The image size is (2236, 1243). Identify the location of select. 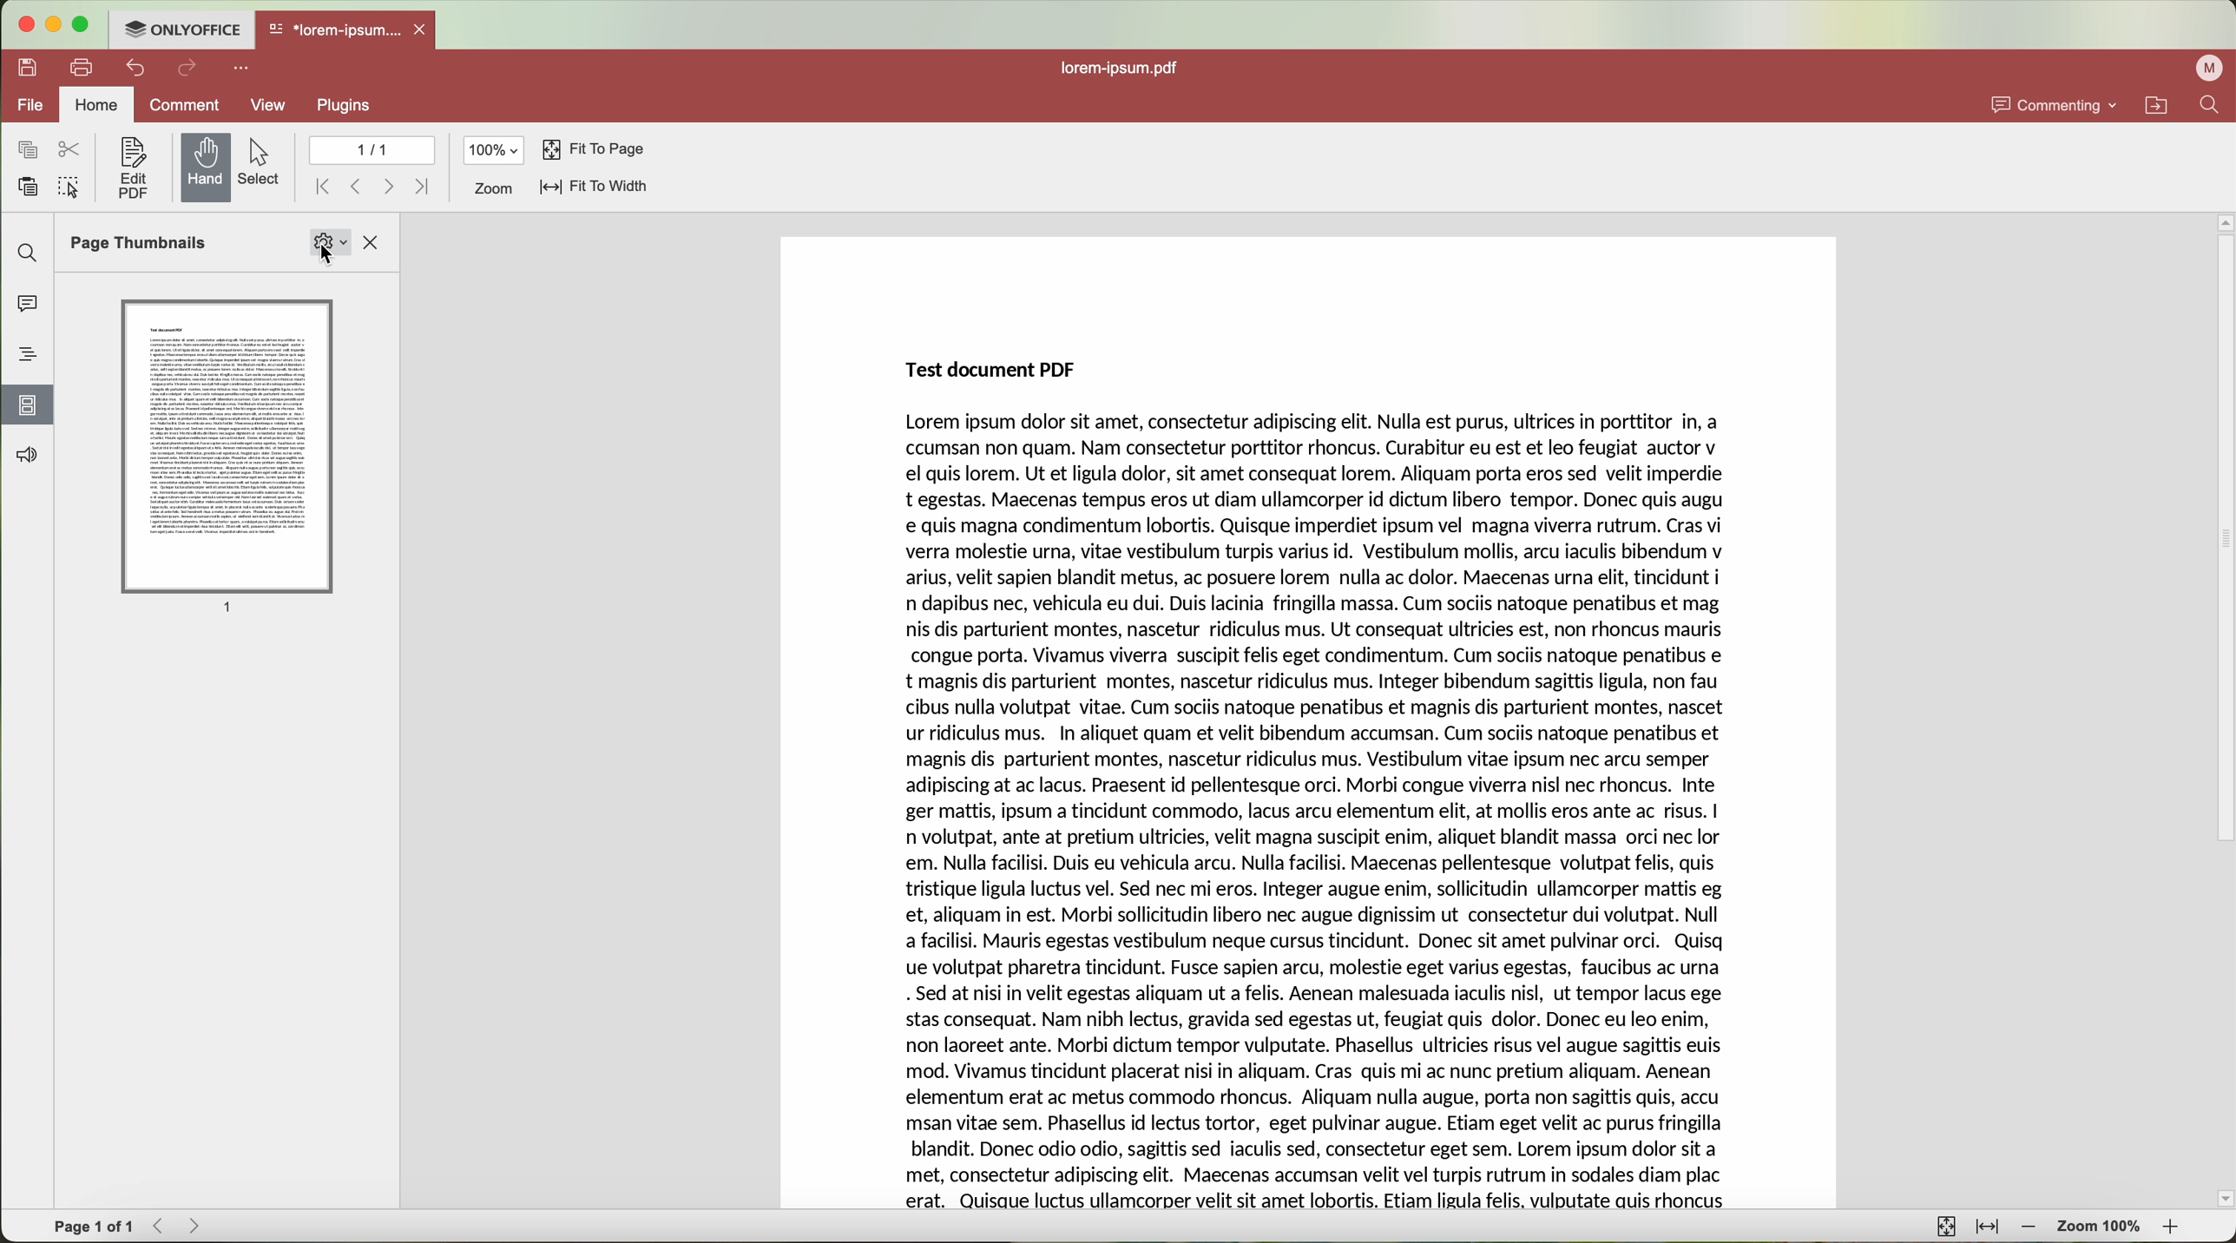
(331, 255).